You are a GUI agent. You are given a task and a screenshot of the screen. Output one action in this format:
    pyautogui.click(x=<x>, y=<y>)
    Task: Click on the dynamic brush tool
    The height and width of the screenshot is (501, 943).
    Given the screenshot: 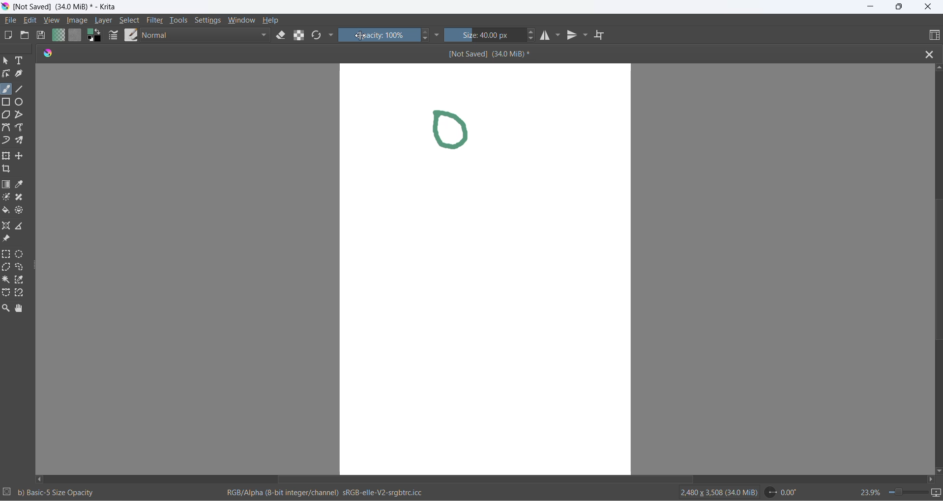 What is the action you would take?
    pyautogui.click(x=8, y=140)
    